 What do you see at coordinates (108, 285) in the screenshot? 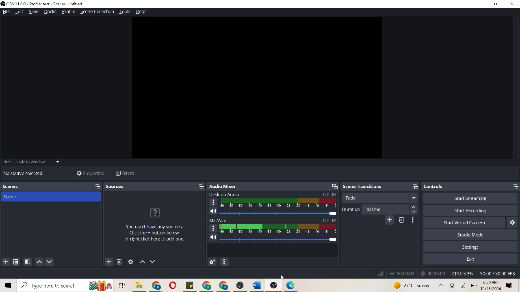
I see `icons` at bounding box center [108, 285].